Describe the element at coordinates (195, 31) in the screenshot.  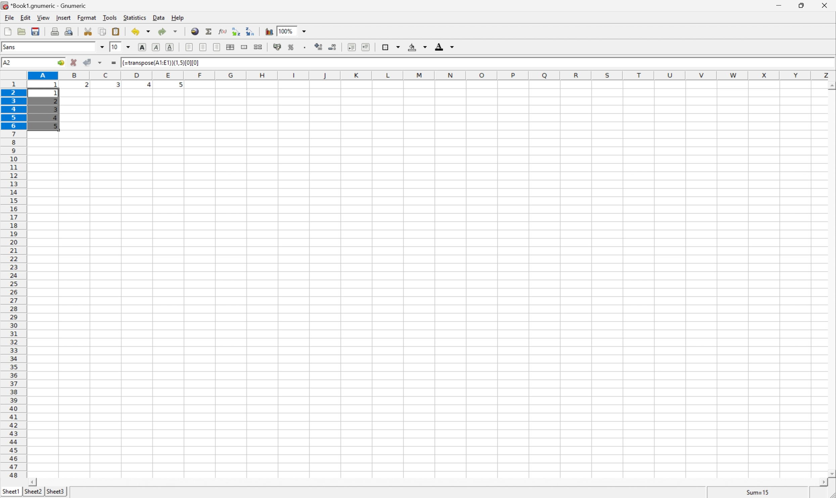
I see `insert hyperlink` at that location.